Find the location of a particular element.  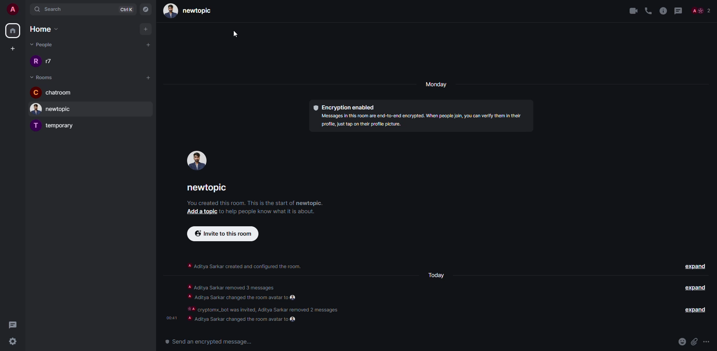

temporary is located at coordinates (56, 126).